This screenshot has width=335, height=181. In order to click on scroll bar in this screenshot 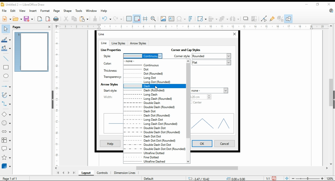, I will do `click(194, 168)`.